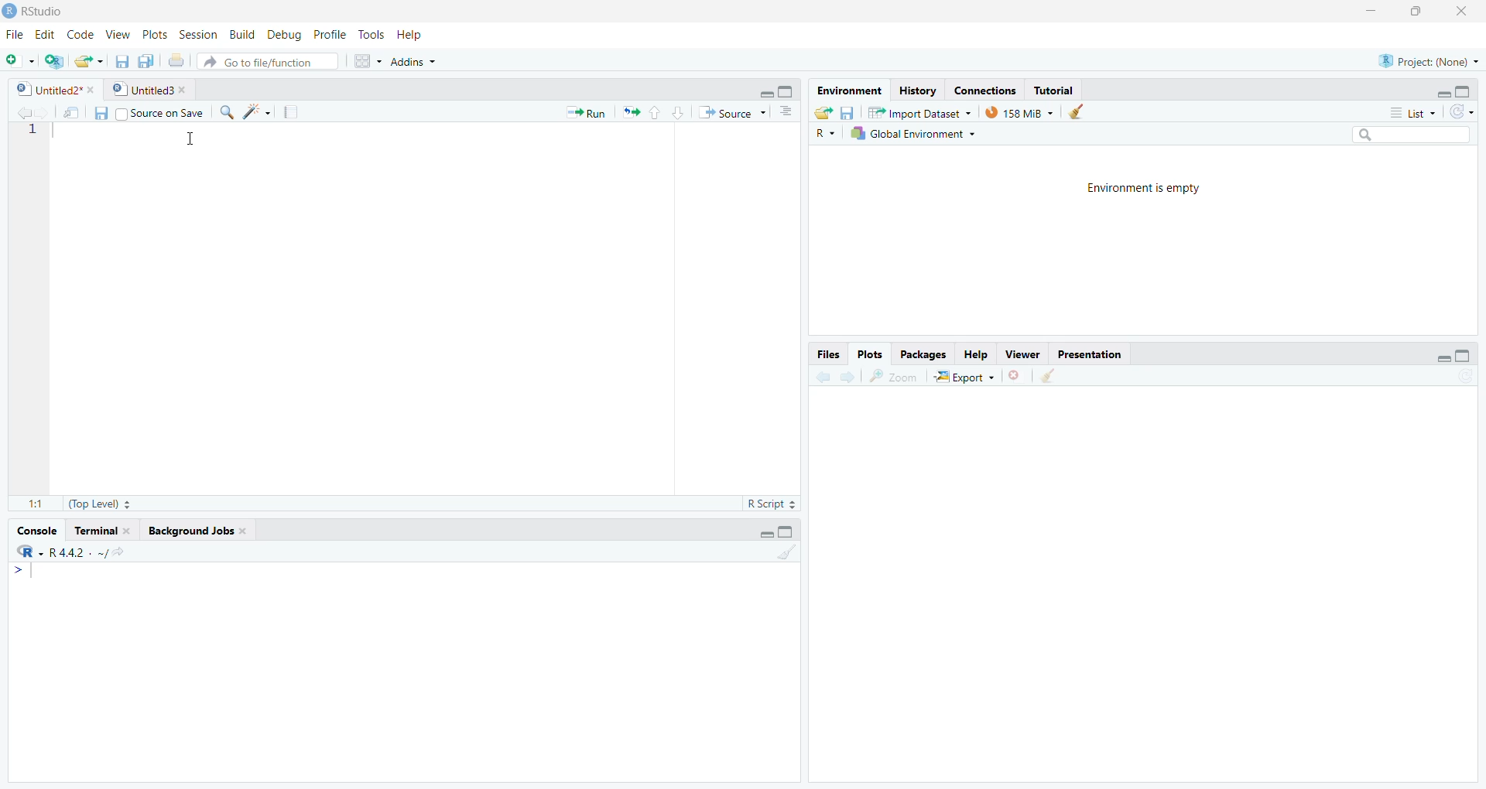 The height and width of the screenshot is (789, 1486). What do you see at coordinates (67, 111) in the screenshot?
I see `Show in new window` at bounding box center [67, 111].